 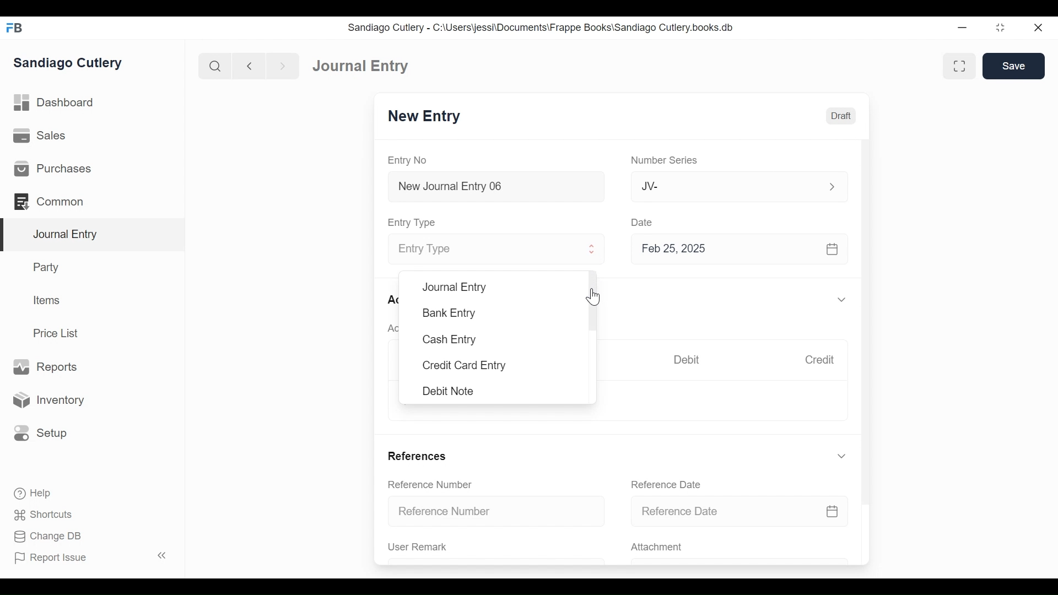 I want to click on Purchases, so click(x=52, y=169).